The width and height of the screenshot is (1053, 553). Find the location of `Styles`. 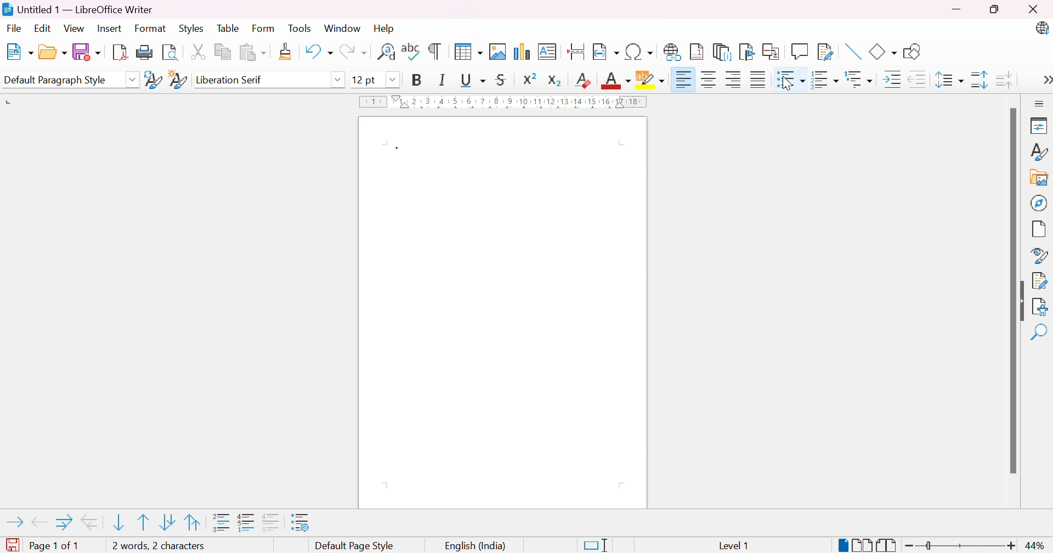

Styles is located at coordinates (191, 28).